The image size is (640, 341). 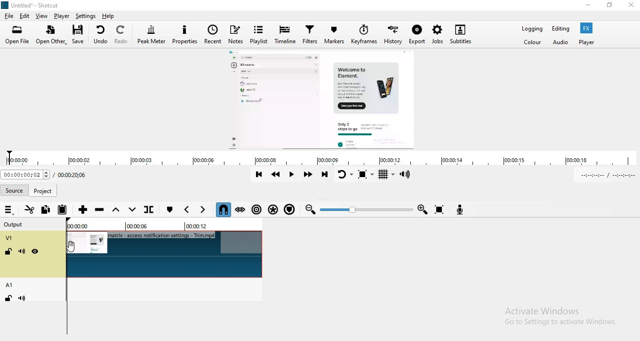 I want to click on V1, so click(x=9, y=238).